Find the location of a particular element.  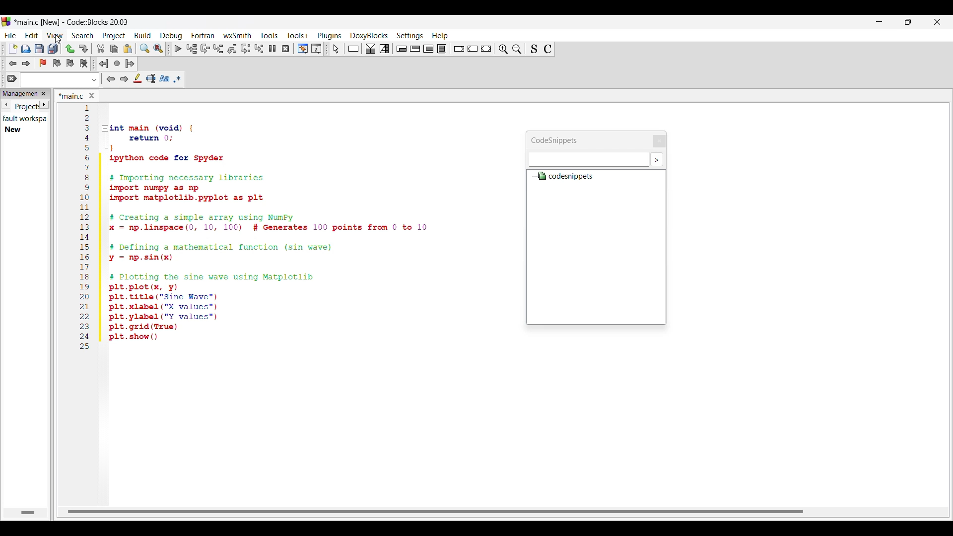

Minimize is located at coordinates (880, 21).